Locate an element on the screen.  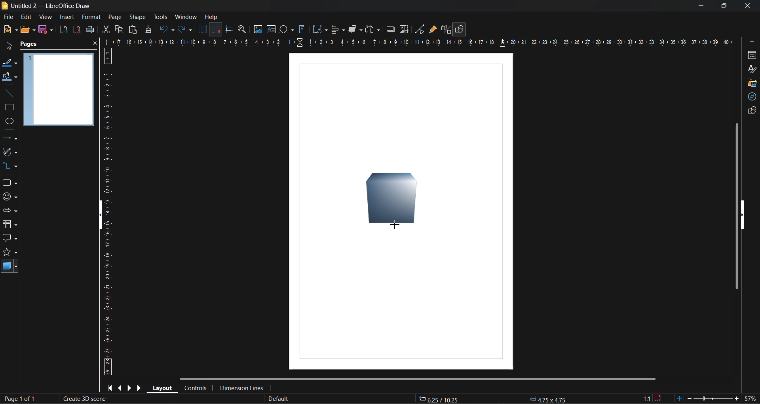
minimize is located at coordinates (697, 6).